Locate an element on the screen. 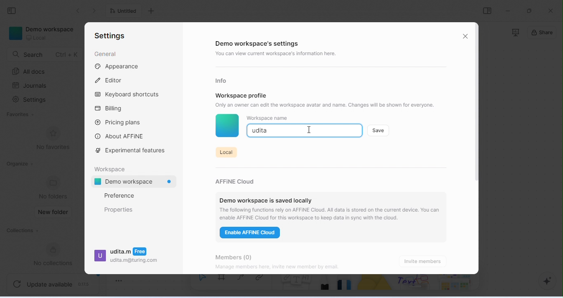  shape is located at coordinates (376, 286).